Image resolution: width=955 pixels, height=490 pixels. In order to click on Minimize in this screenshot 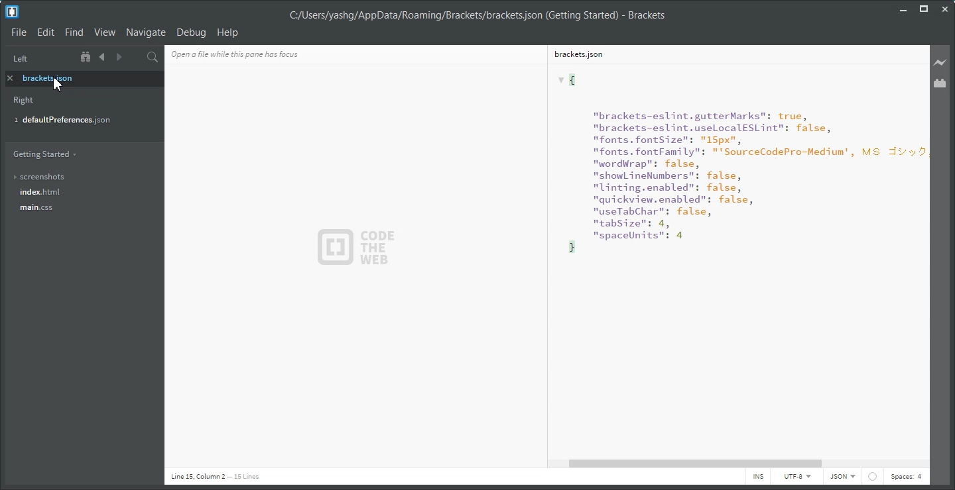, I will do `click(904, 8)`.